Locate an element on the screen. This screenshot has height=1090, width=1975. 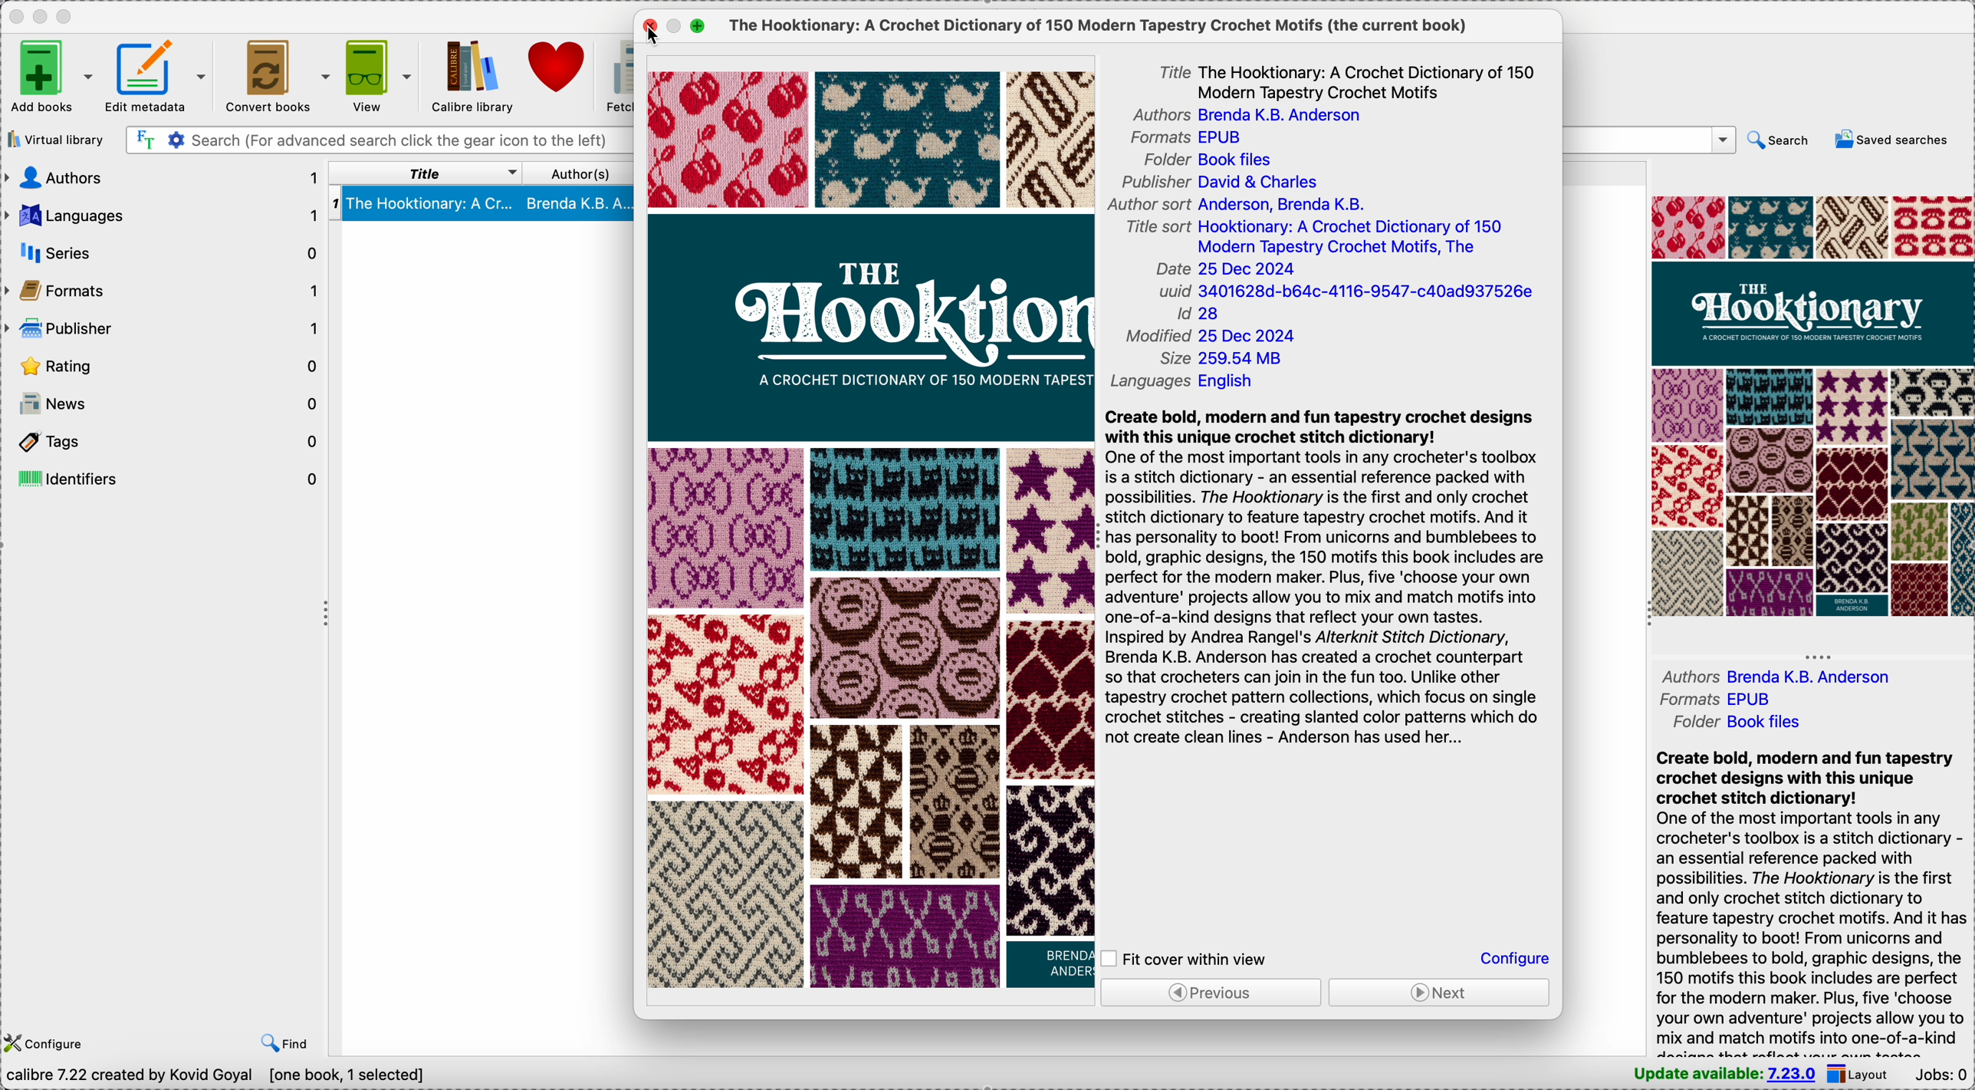
saved searches is located at coordinates (1895, 139).